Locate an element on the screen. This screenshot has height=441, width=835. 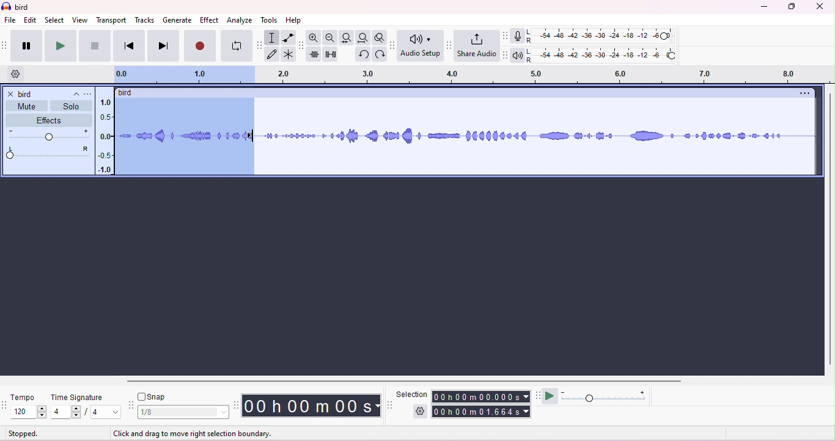
effects is located at coordinates (48, 120).